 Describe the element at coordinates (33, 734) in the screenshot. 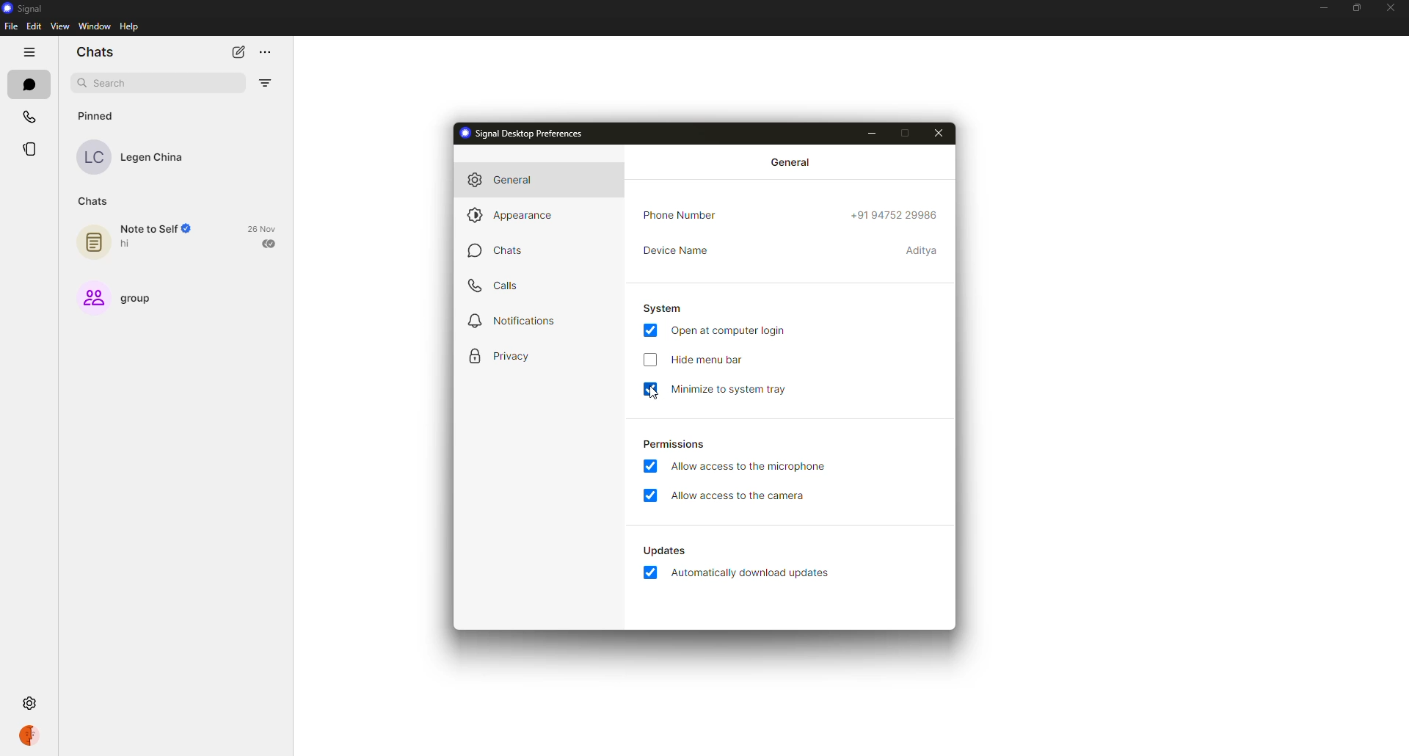

I see `profile` at that location.